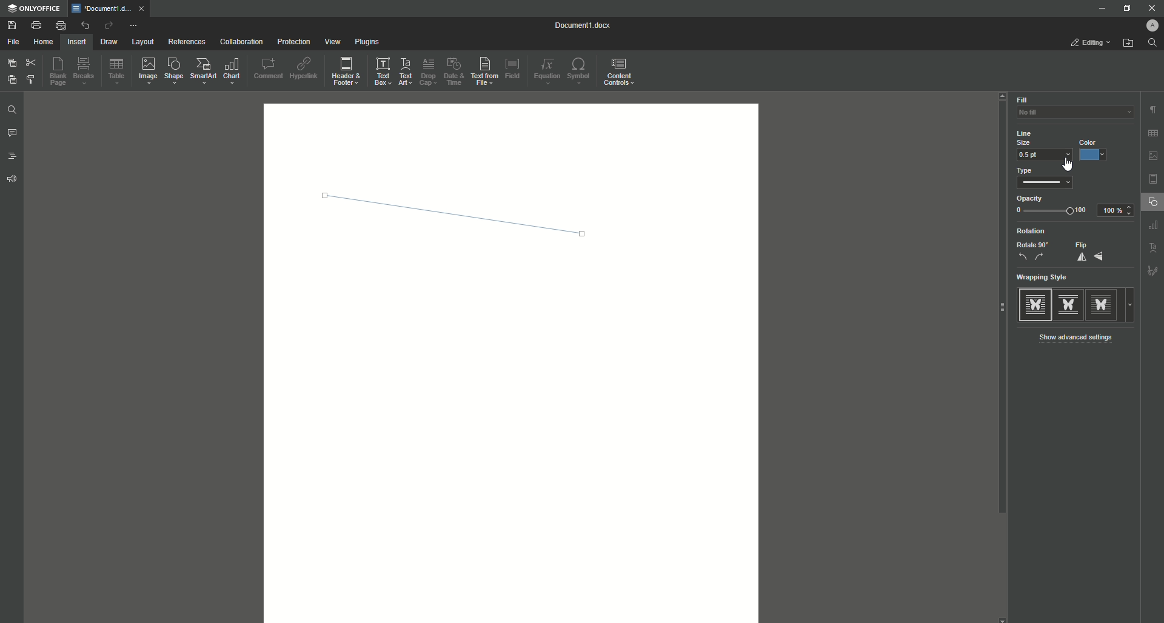 The height and width of the screenshot is (623, 1164). Describe the element at coordinates (1080, 337) in the screenshot. I see `Show Advanced Settings` at that location.